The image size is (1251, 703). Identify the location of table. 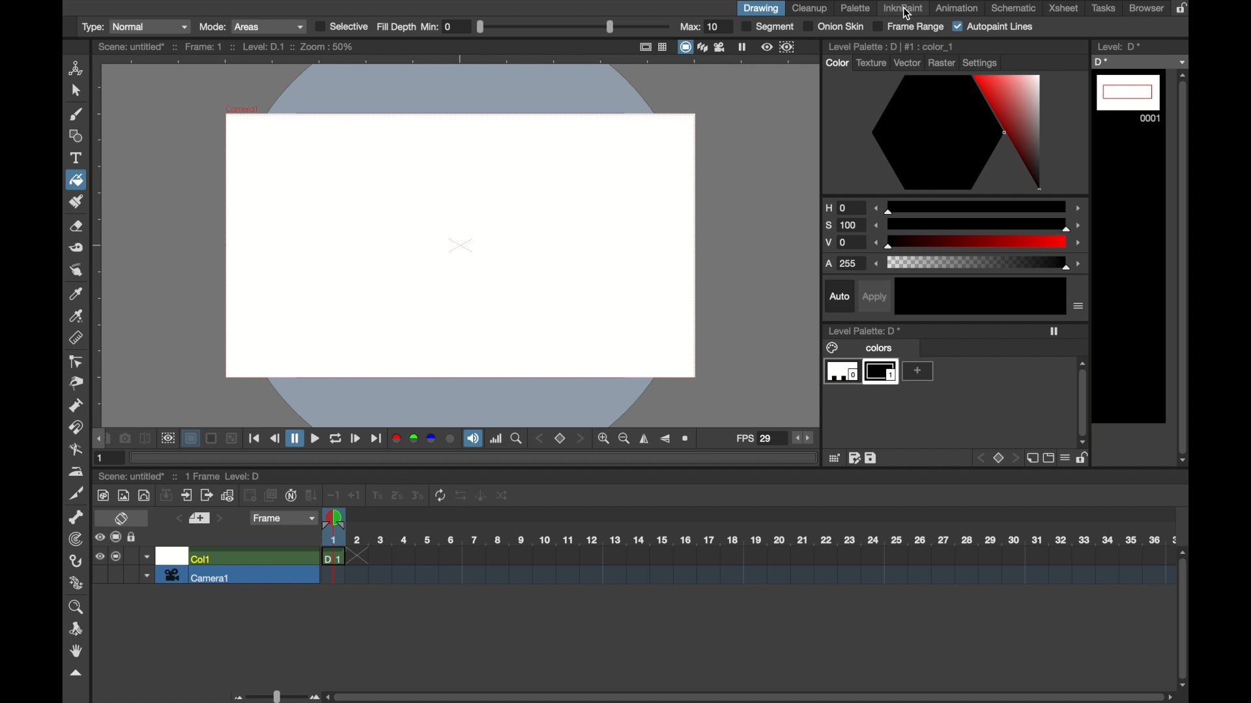
(663, 47).